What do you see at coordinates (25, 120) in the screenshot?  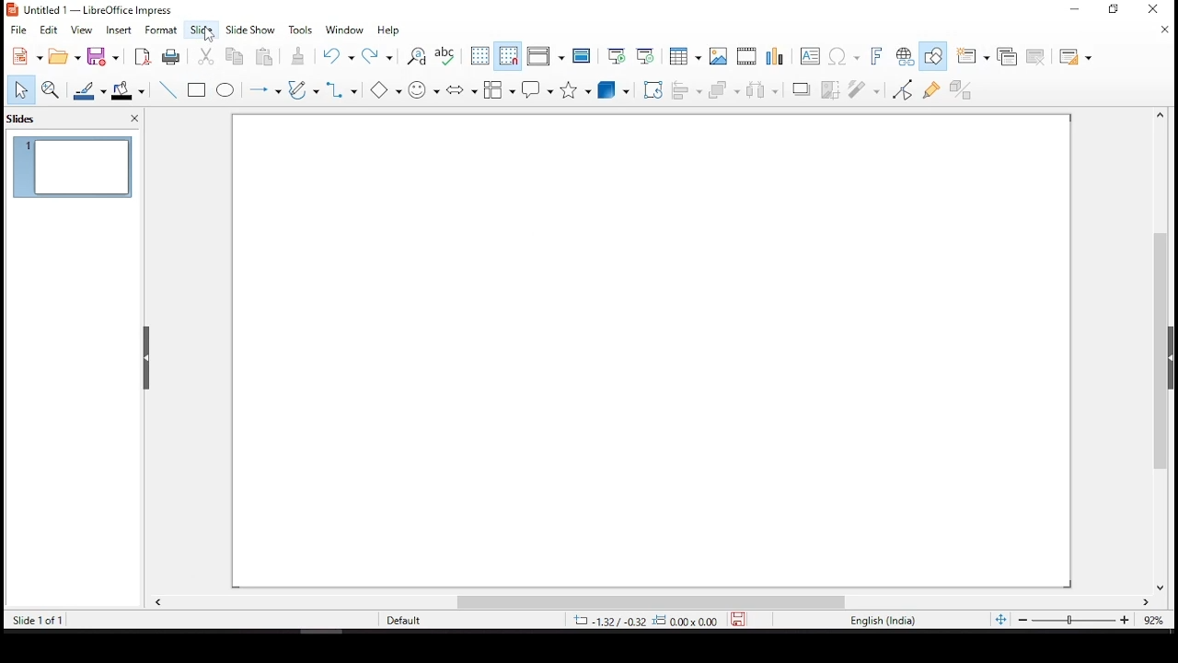 I see `slides` at bounding box center [25, 120].